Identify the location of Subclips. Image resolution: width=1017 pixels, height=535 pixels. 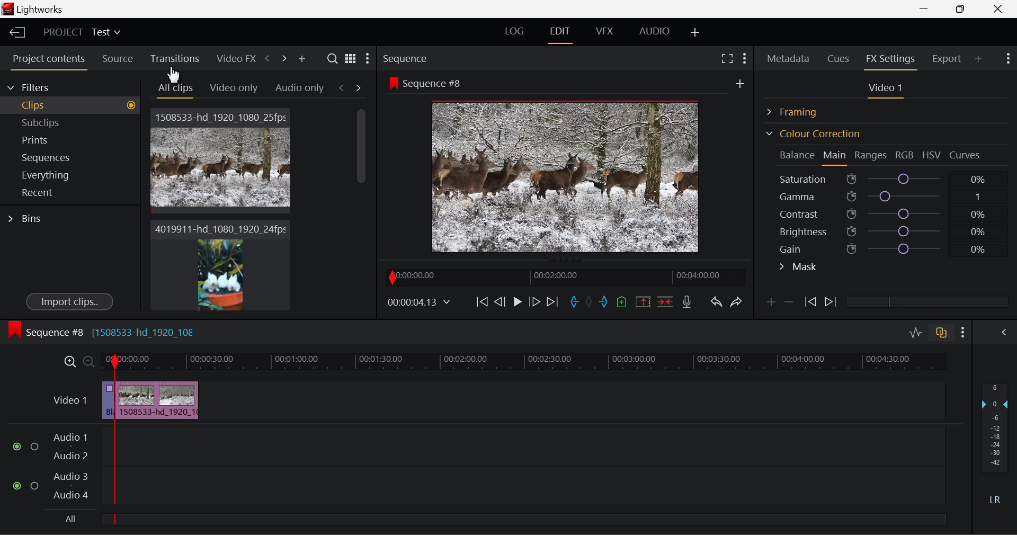
(51, 122).